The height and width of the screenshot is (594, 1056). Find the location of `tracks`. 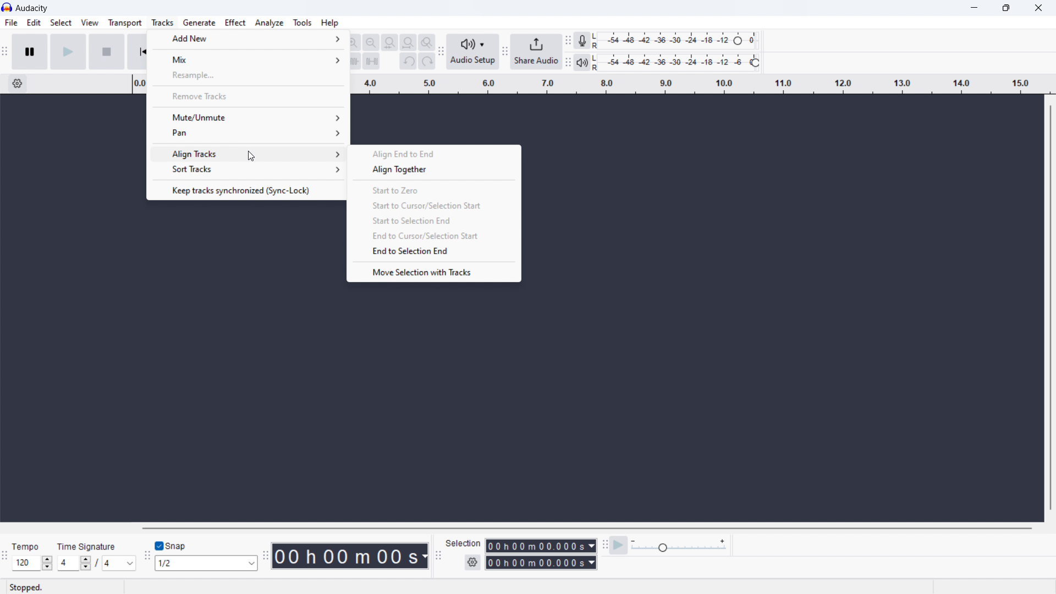

tracks is located at coordinates (162, 23).